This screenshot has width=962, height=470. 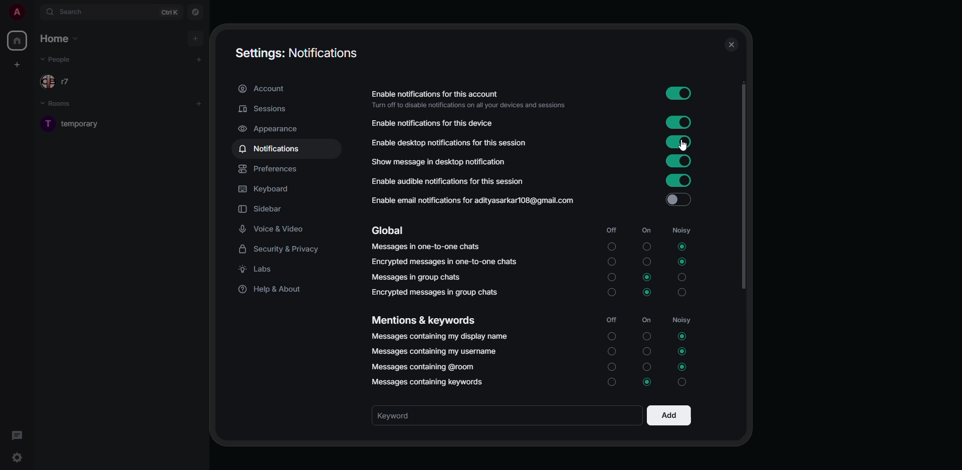 What do you see at coordinates (684, 367) in the screenshot?
I see `selected` at bounding box center [684, 367].